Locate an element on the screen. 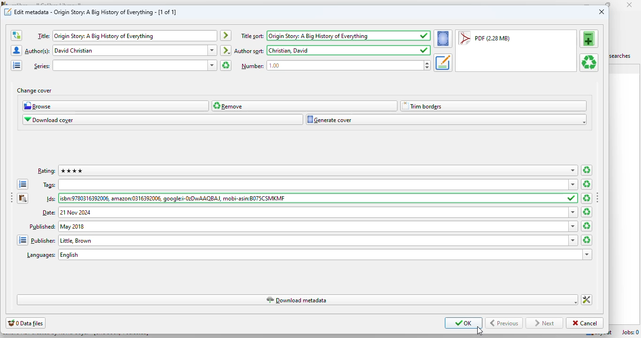 This screenshot has height=338, width=641. close is located at coordinates (602, 12).